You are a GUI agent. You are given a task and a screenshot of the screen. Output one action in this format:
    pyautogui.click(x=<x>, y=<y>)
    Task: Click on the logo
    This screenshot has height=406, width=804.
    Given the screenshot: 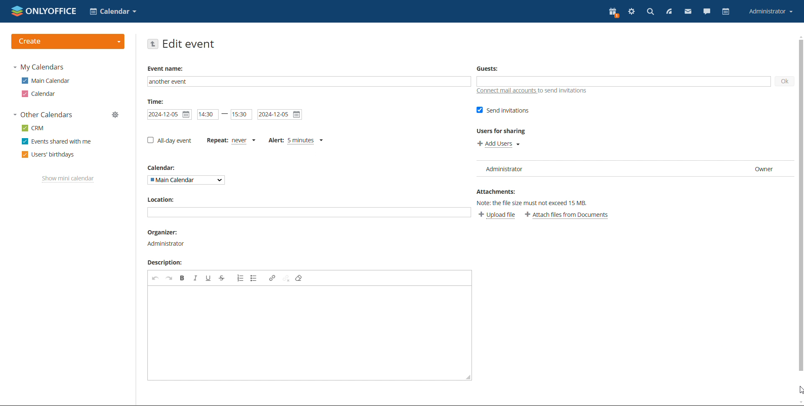 What is the action you would take?
    pyautogui.click(x=44, y=11)
    